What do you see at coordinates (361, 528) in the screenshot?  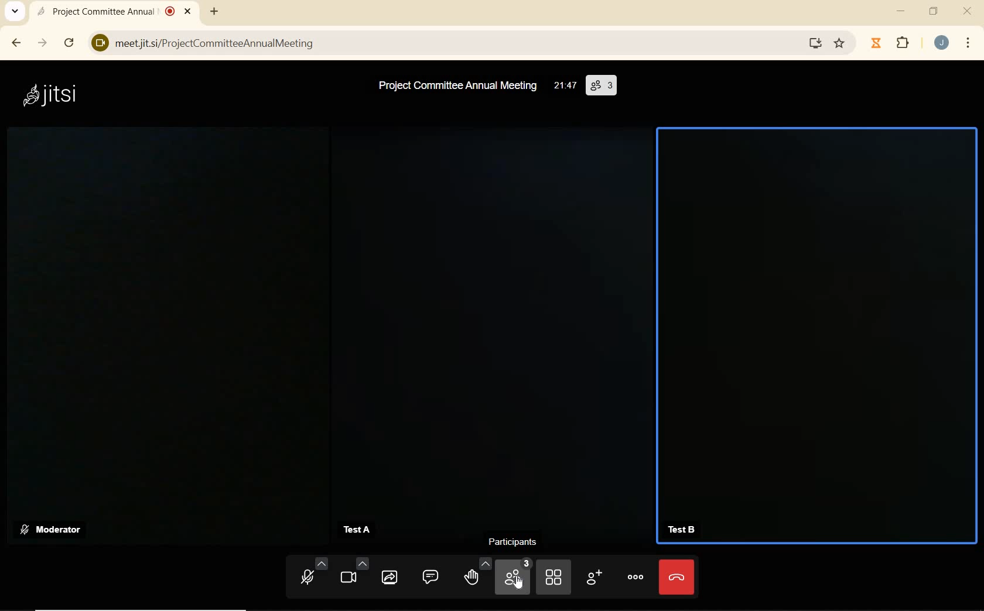 I see `Test A` at bounding box center [361, 528].